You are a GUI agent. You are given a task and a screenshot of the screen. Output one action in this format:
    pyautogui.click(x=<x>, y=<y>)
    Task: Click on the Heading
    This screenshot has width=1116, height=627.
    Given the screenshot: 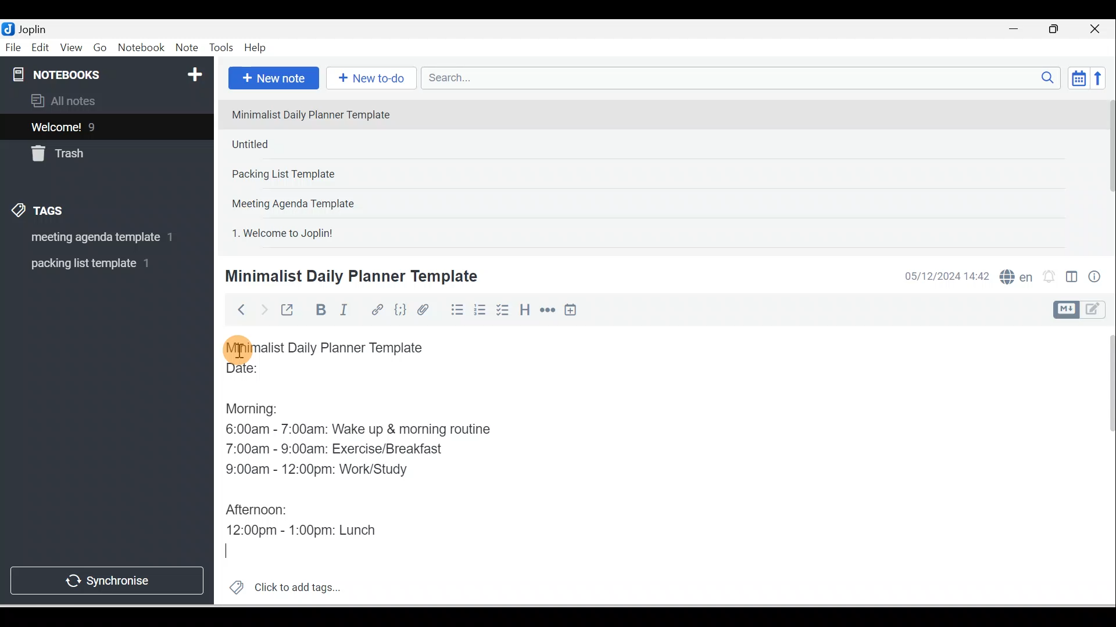 What is the action you would take?
    pyautogui.click(x=524, y=309)
    